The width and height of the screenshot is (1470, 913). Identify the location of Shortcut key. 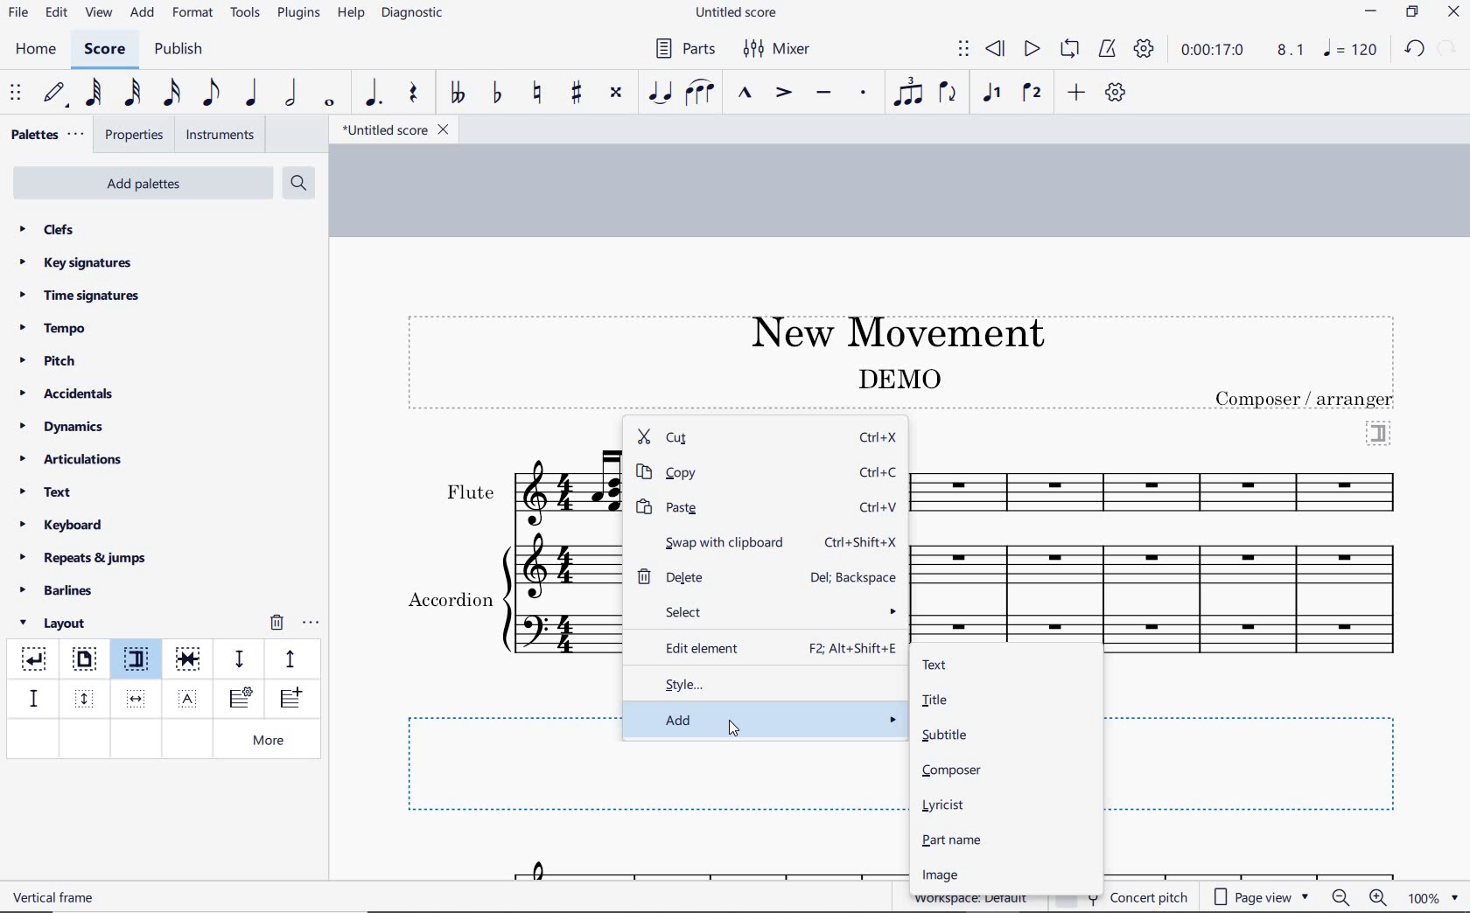
(856, 577).